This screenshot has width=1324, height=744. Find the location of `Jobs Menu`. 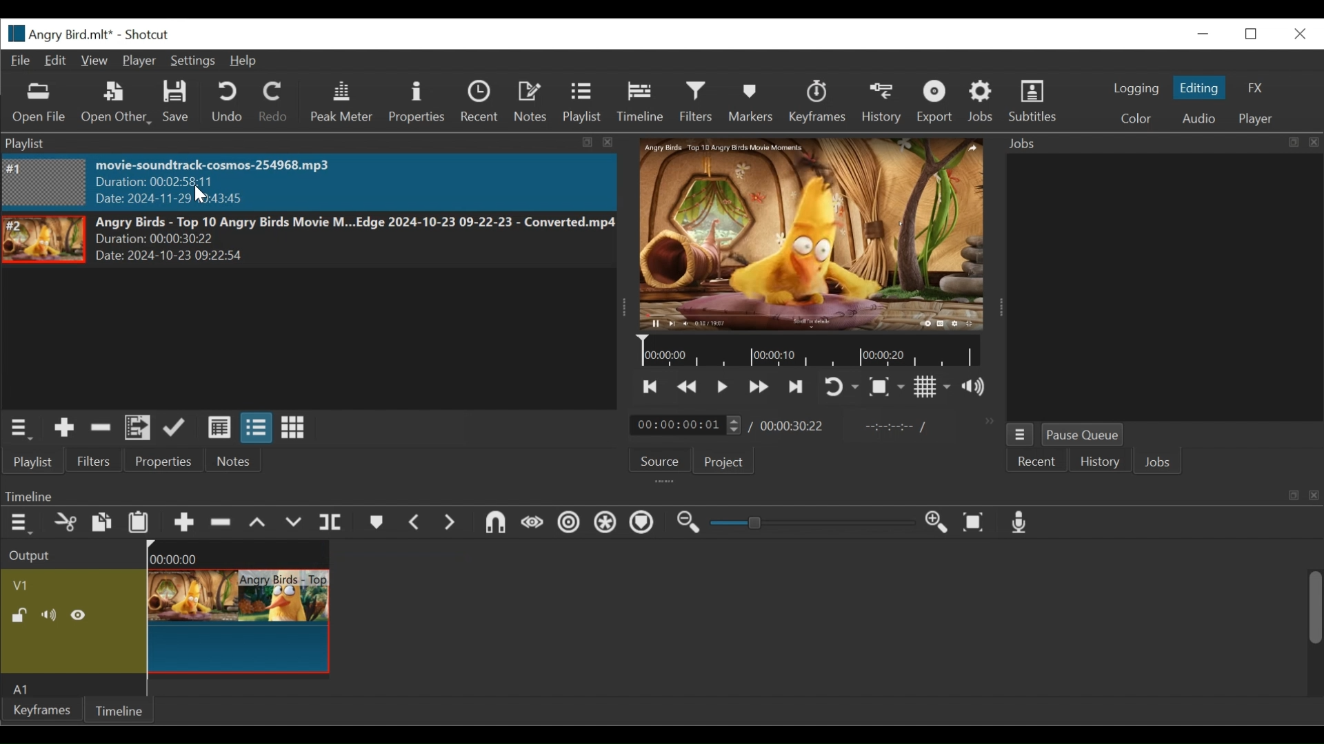

Jobs Menu is located at coordinates (1020, 434).